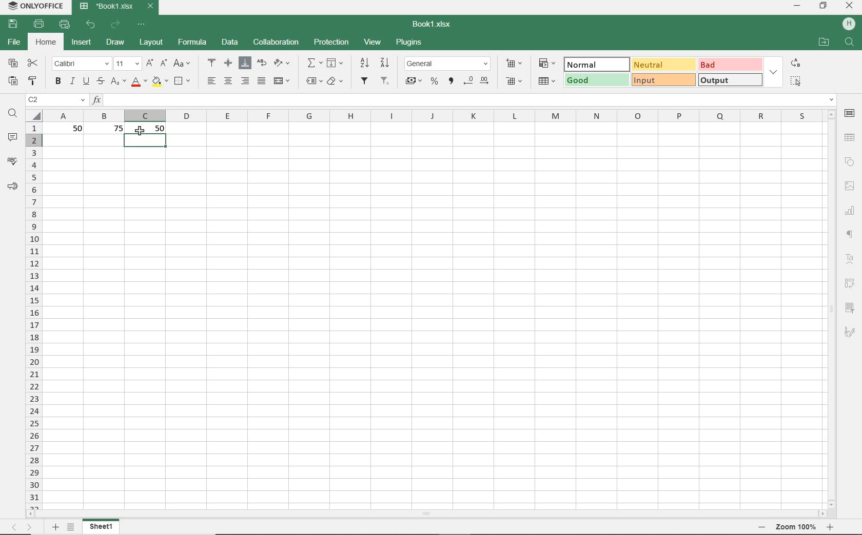 This screenshot has width=862, height=535. Describe the element at coordinates (229, 82) in the screenshot. I see `align center` at that location.